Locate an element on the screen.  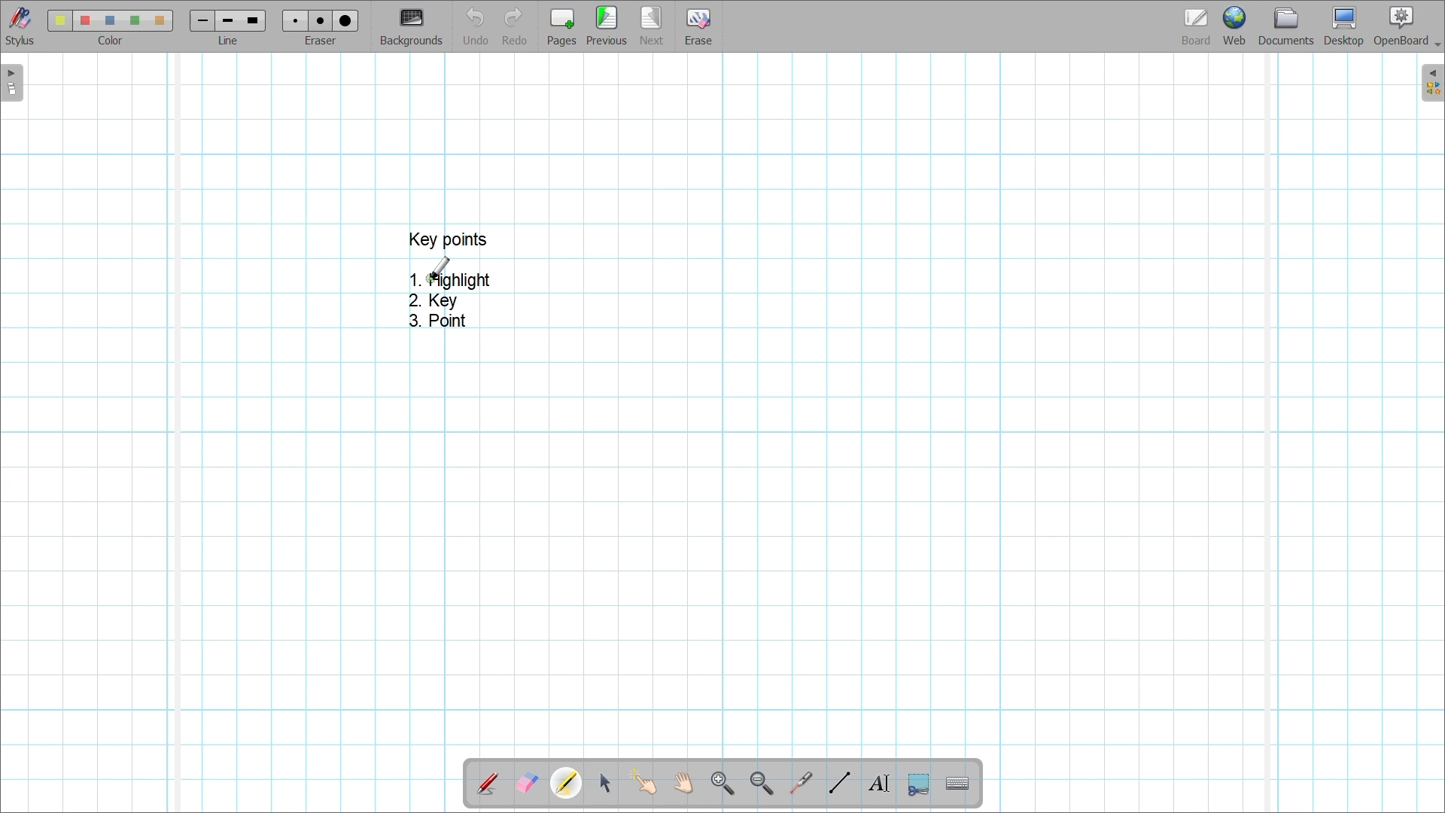
Interact with items is located at coordinates (643, 782).